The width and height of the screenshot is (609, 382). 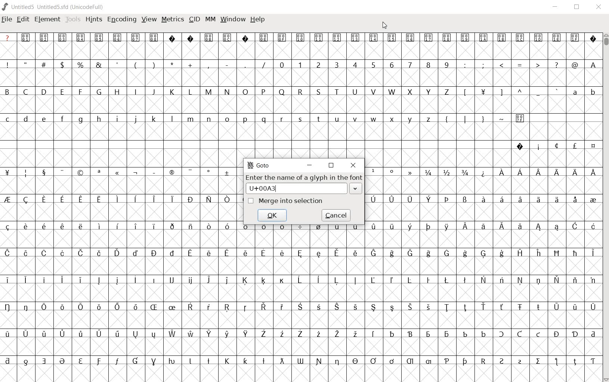 What do you see at coordinates (557, 7) in the screenshot?
I see `minimize` at bounding box center [557, 7].